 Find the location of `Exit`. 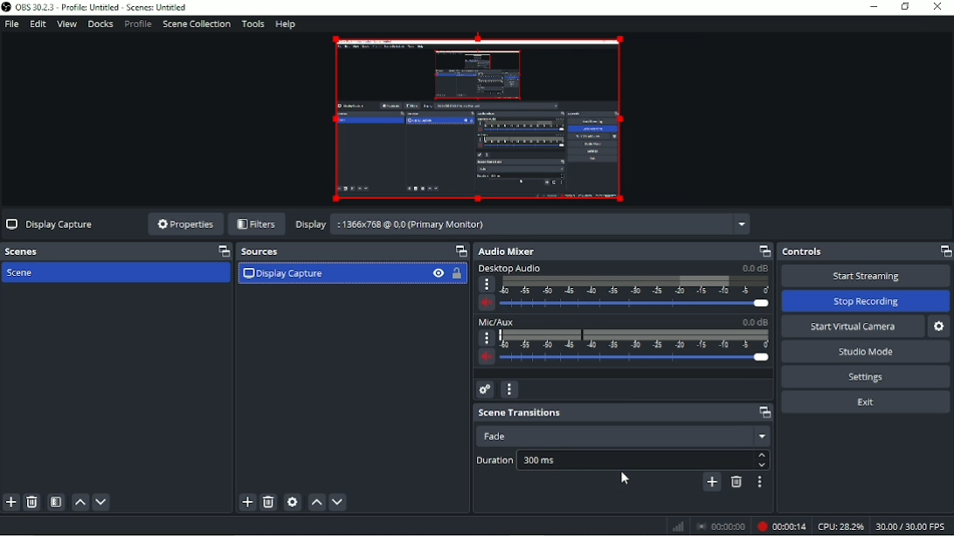

Exit is located at coordinates (865, 402).